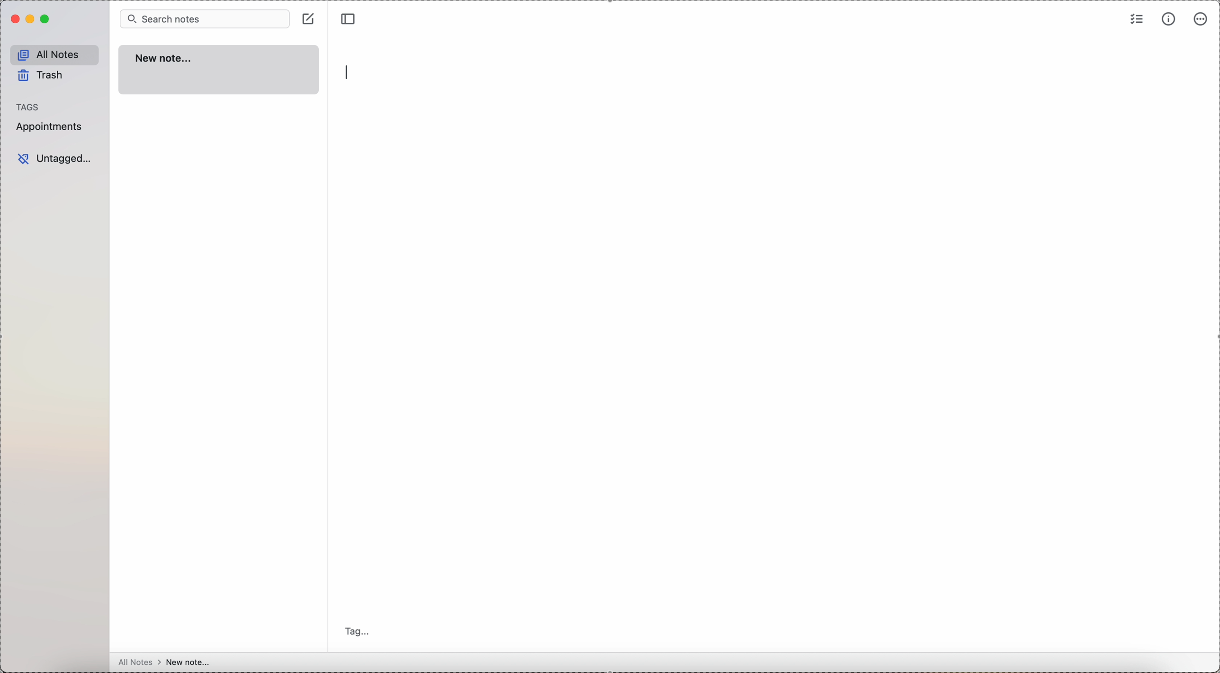 This screenshot has height=673, width=1220. Describe the element at coordinates (31, 19) in the screenshot. I see `minimize Simplenote` at that location.